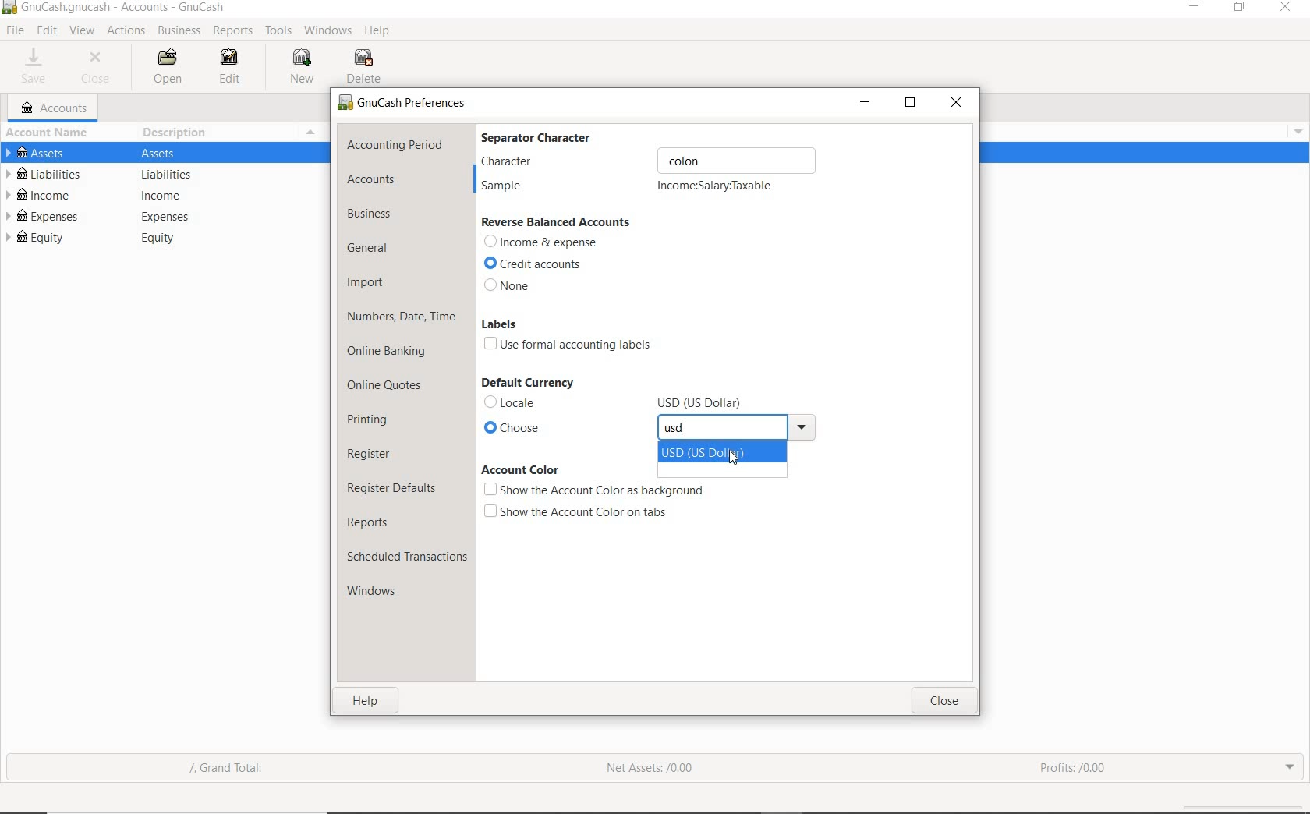  What do you see at coordinates (372, 179) in the screenshot?
I see `accounts` at bounding box center [372, 179].